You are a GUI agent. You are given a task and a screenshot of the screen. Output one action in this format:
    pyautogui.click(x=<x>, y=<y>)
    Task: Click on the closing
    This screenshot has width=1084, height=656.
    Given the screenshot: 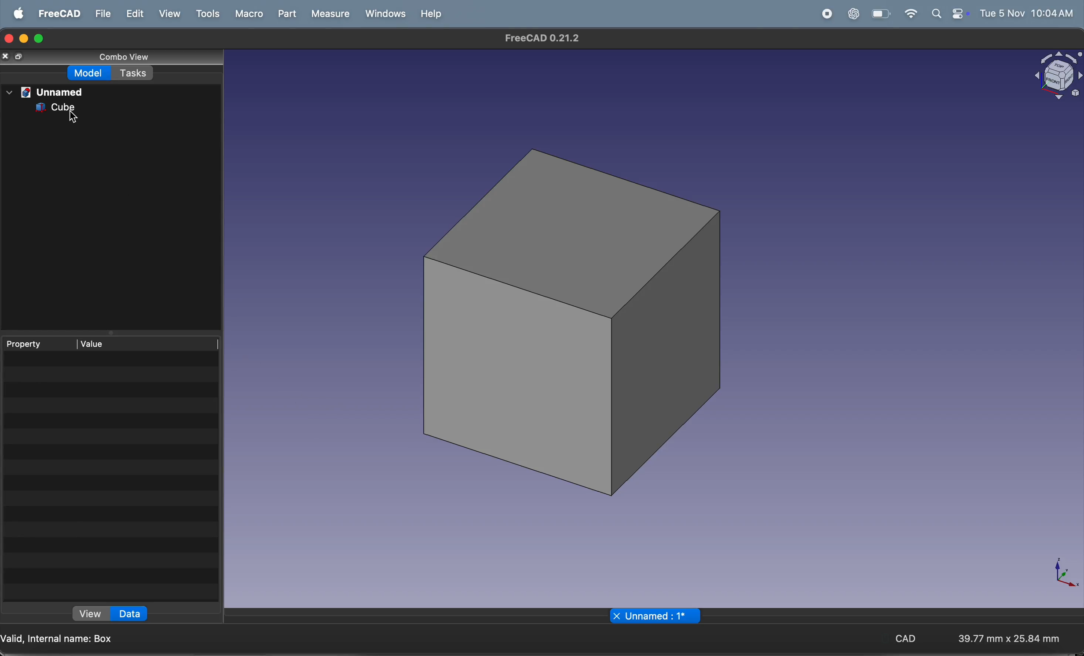 What is the action you would take?
    pyautogui.click(x=11, y=38)
    